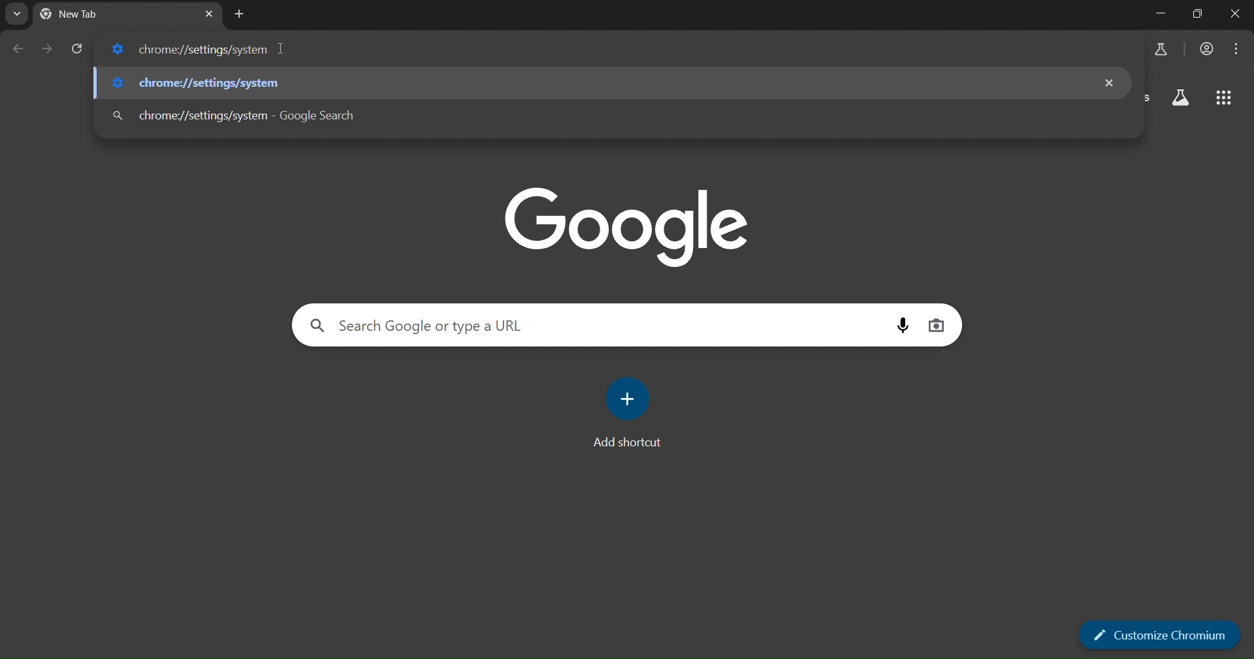  What do you see at coordinates (211, 14) in the screenshot?
I see `new tab` at bounding box center [211, 14].